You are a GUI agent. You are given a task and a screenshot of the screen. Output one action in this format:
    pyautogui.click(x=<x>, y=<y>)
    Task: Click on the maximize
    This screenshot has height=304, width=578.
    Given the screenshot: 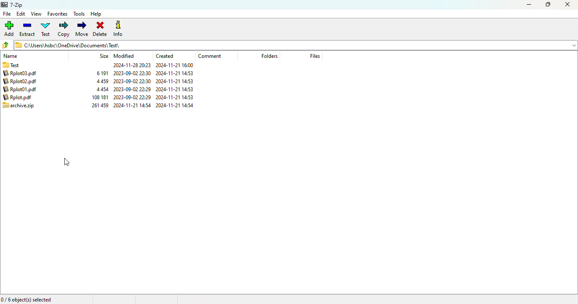 What is the action you would take?
    pyautogui.click(x=548, y=5)
    